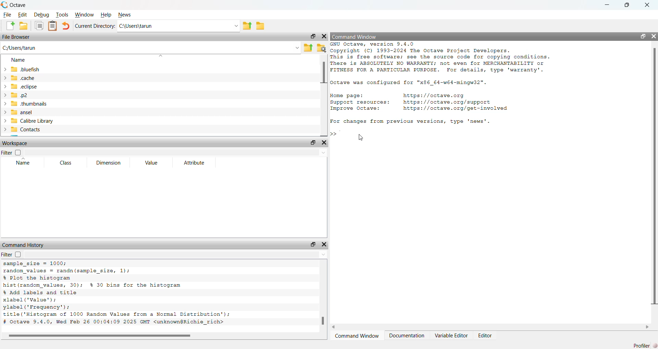 This screenshot has height=349, width=658. I want to click on Octave was configured for "x86 64-w64-mingw32"., so click(409, 83).